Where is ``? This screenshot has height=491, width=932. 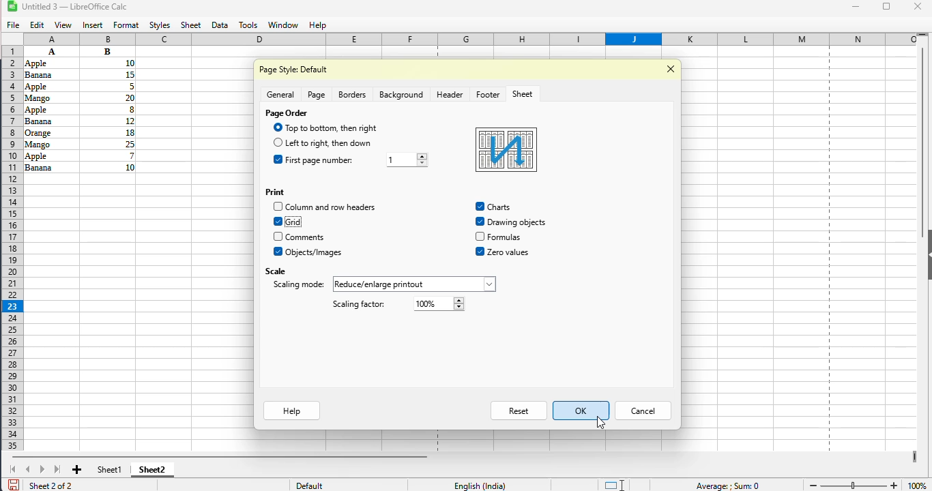  is located at coordinates (108, 51).